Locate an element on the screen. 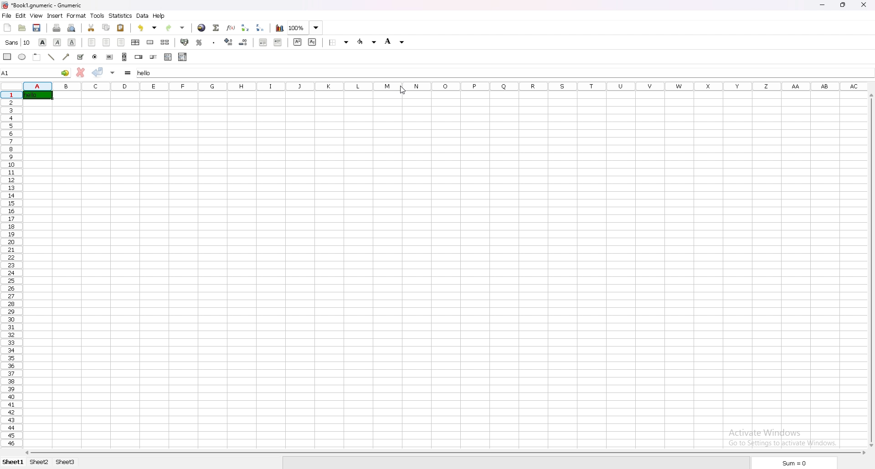  decrease decimals is located at coordinates (244, 42).